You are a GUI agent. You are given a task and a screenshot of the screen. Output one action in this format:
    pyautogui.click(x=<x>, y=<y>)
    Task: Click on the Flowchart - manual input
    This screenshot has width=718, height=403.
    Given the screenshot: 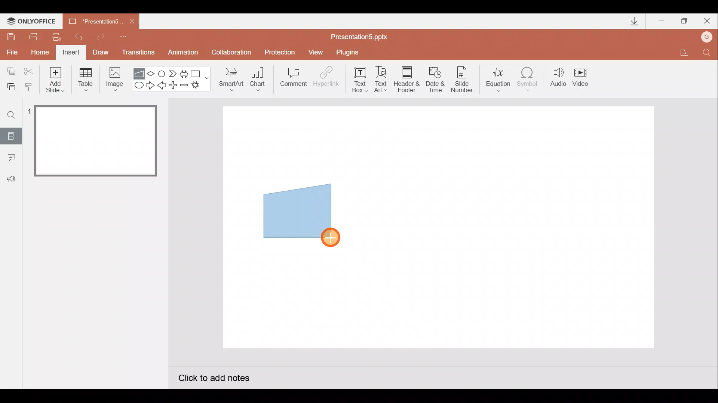 What is the action you would take?
    pyautogui.click(x=140, y=73)
    